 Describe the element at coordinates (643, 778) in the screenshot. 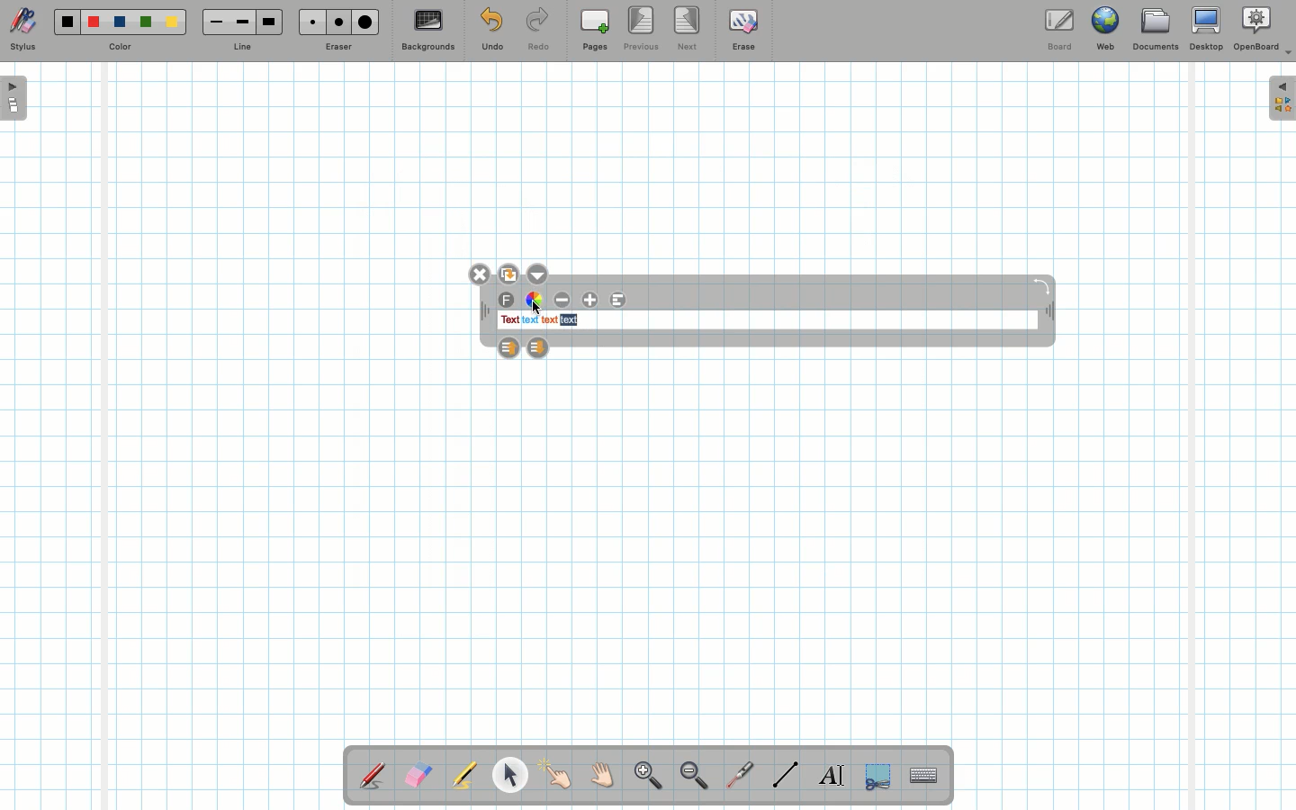

I see `Zoom in` at that location.